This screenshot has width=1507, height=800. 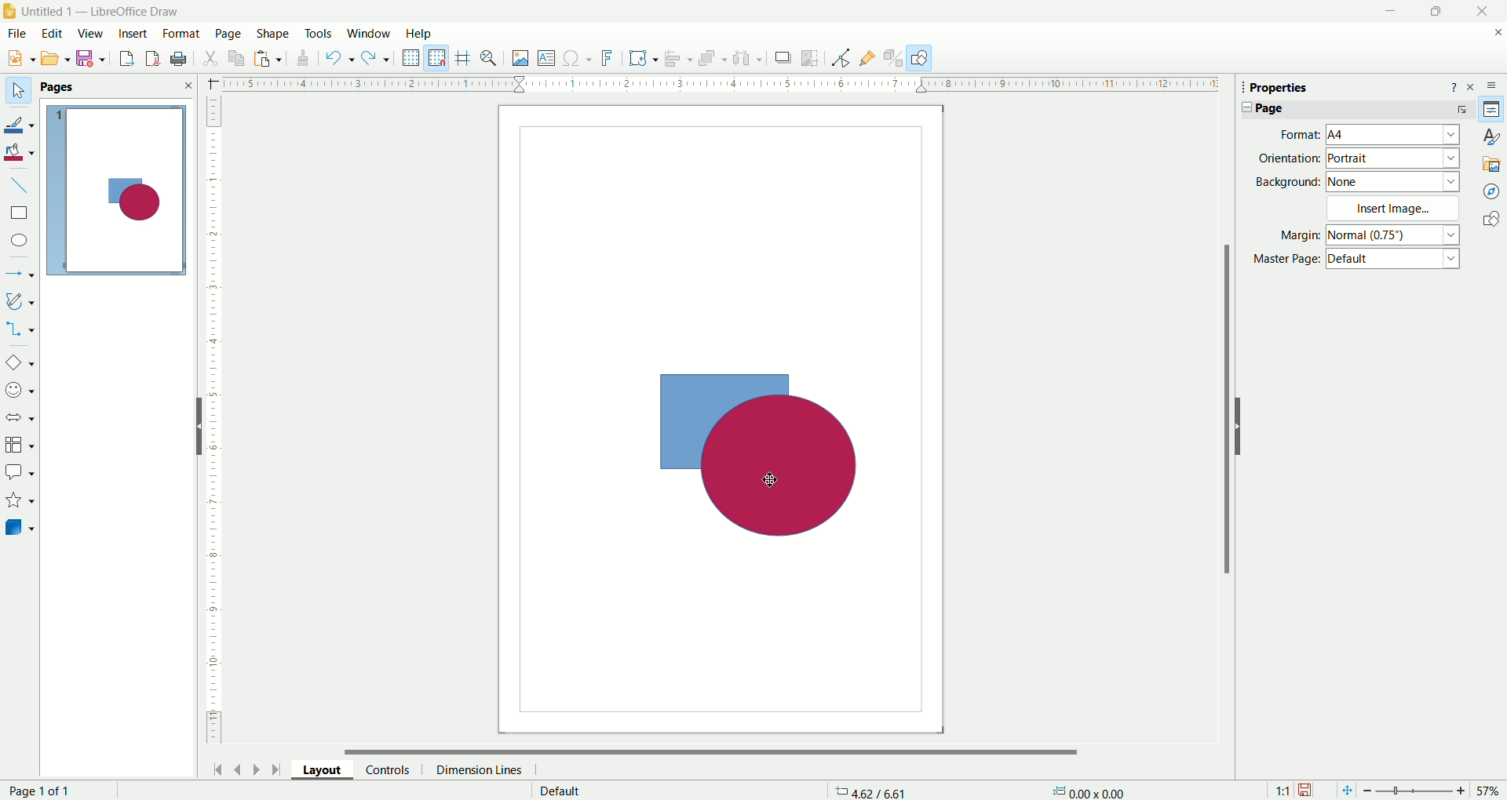 What do you see at coordinates (21, 529) in the screenshot?
I see `3D objects` at bounding box center [21, 529].